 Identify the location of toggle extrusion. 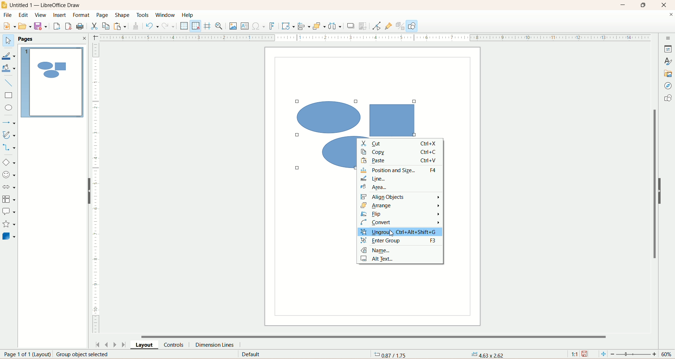
(399, 26).